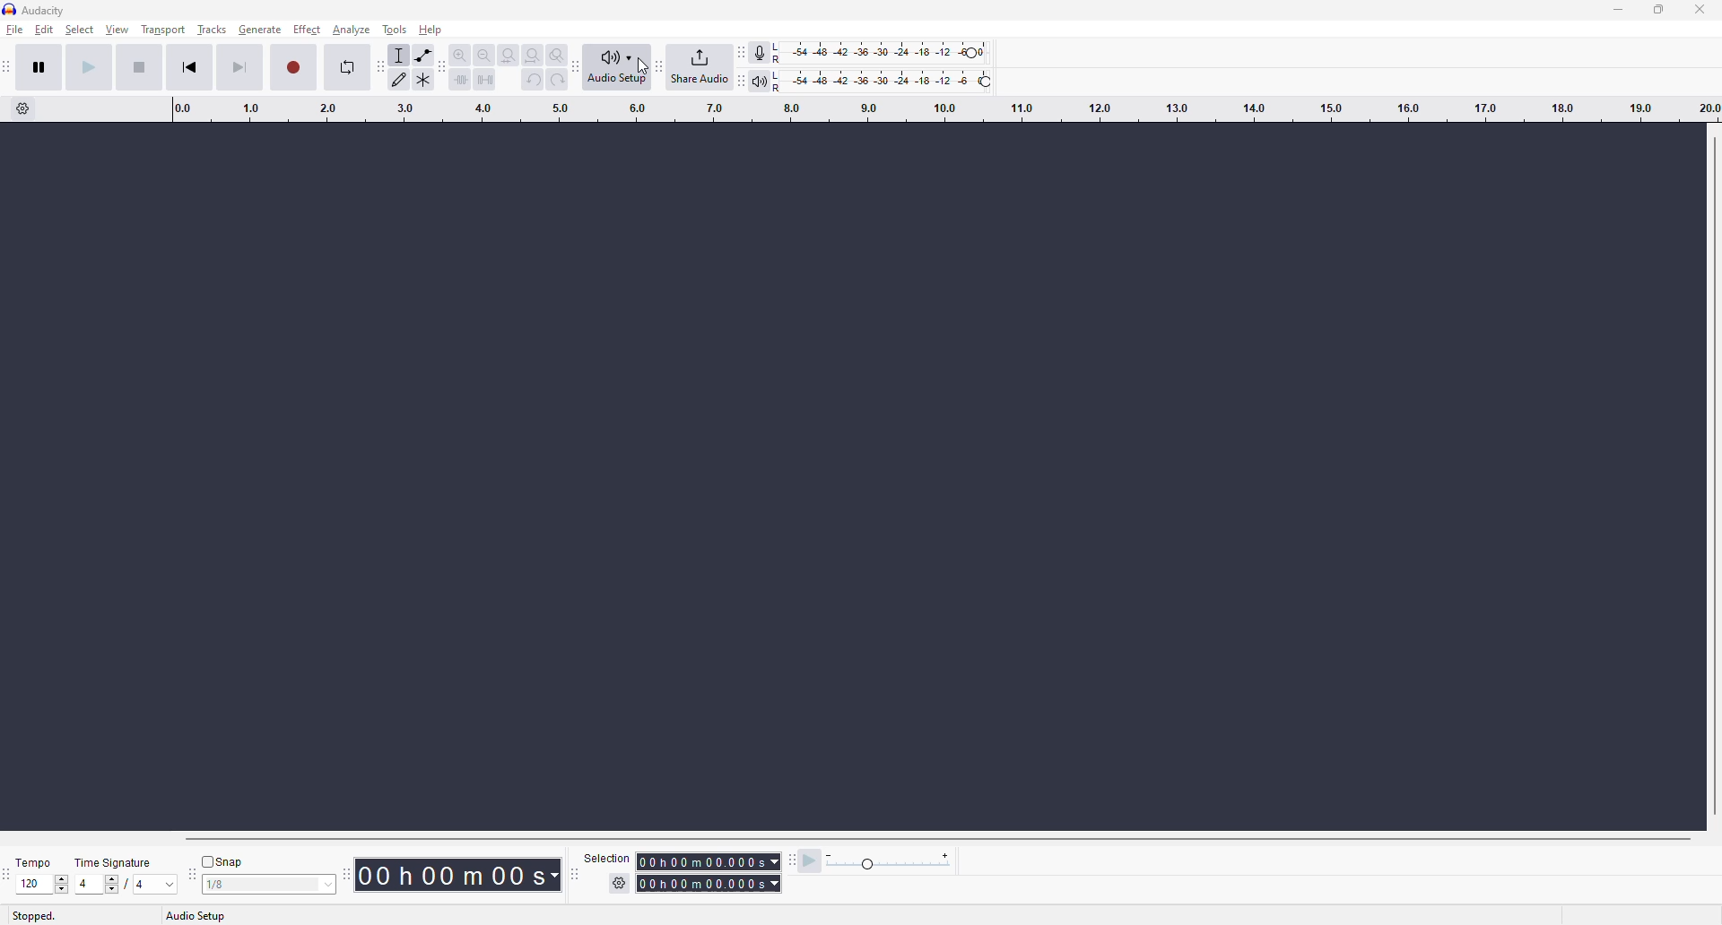 The width and height of the screenshot is (1722, 925). What do you see at coordinates (1616, 12) in the screenshot?
I see `minimize` at bounding box center [1616, 12].